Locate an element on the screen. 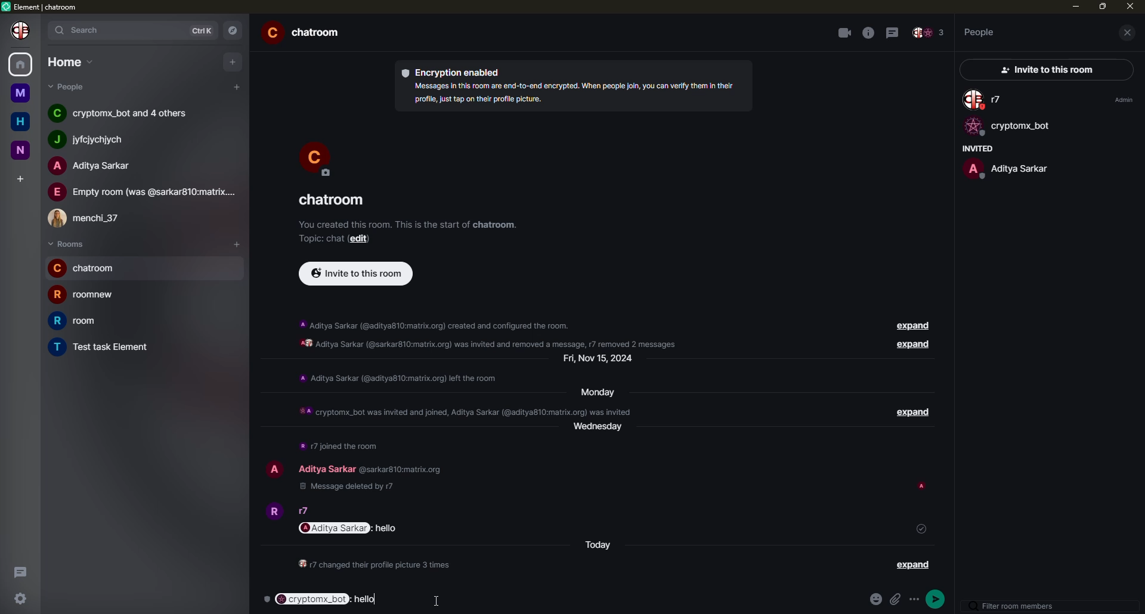 The image size is (1145, 614). video is located at coordinates (843, 33).